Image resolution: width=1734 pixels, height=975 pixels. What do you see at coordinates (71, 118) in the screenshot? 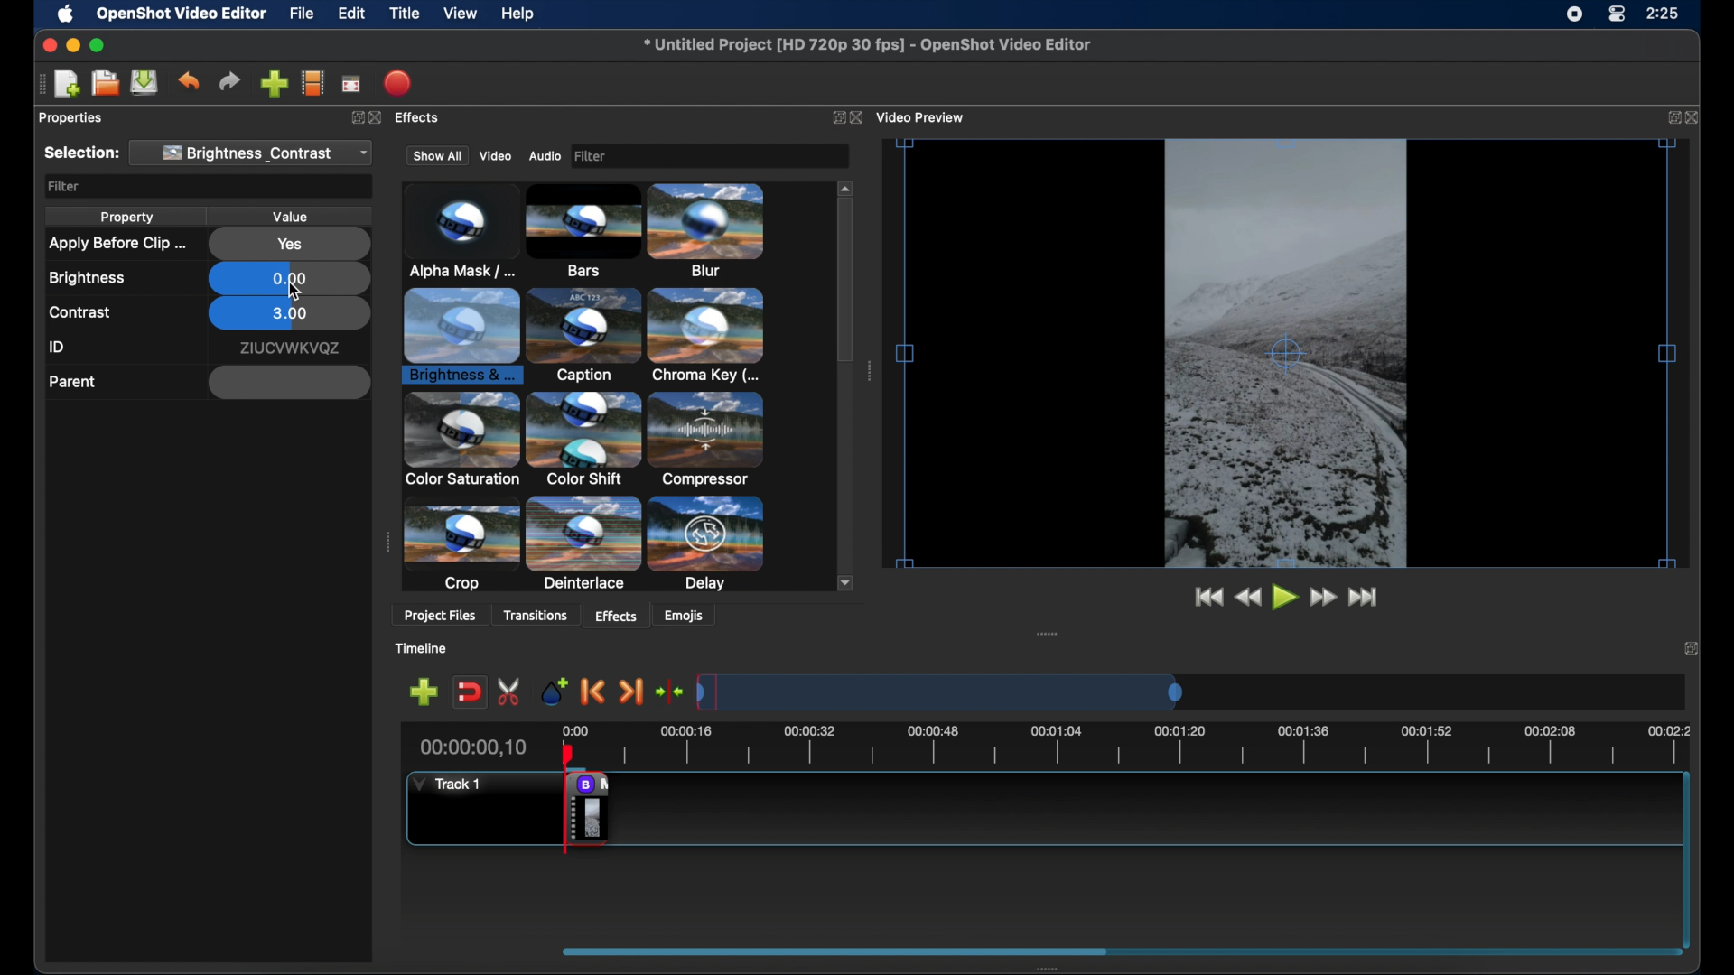
I see `properties` at bounding box center [71, 118].